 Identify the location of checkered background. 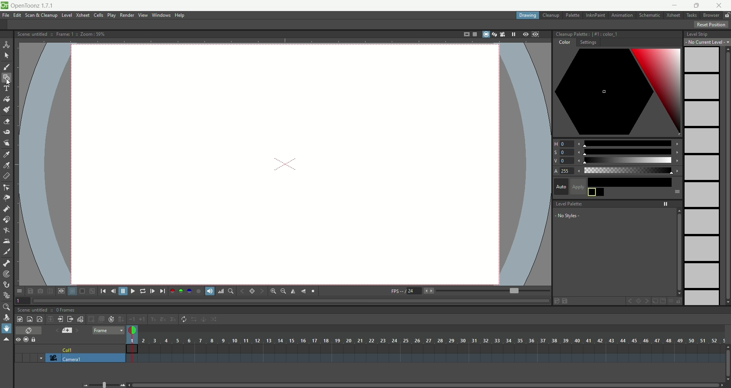
(93, 291).